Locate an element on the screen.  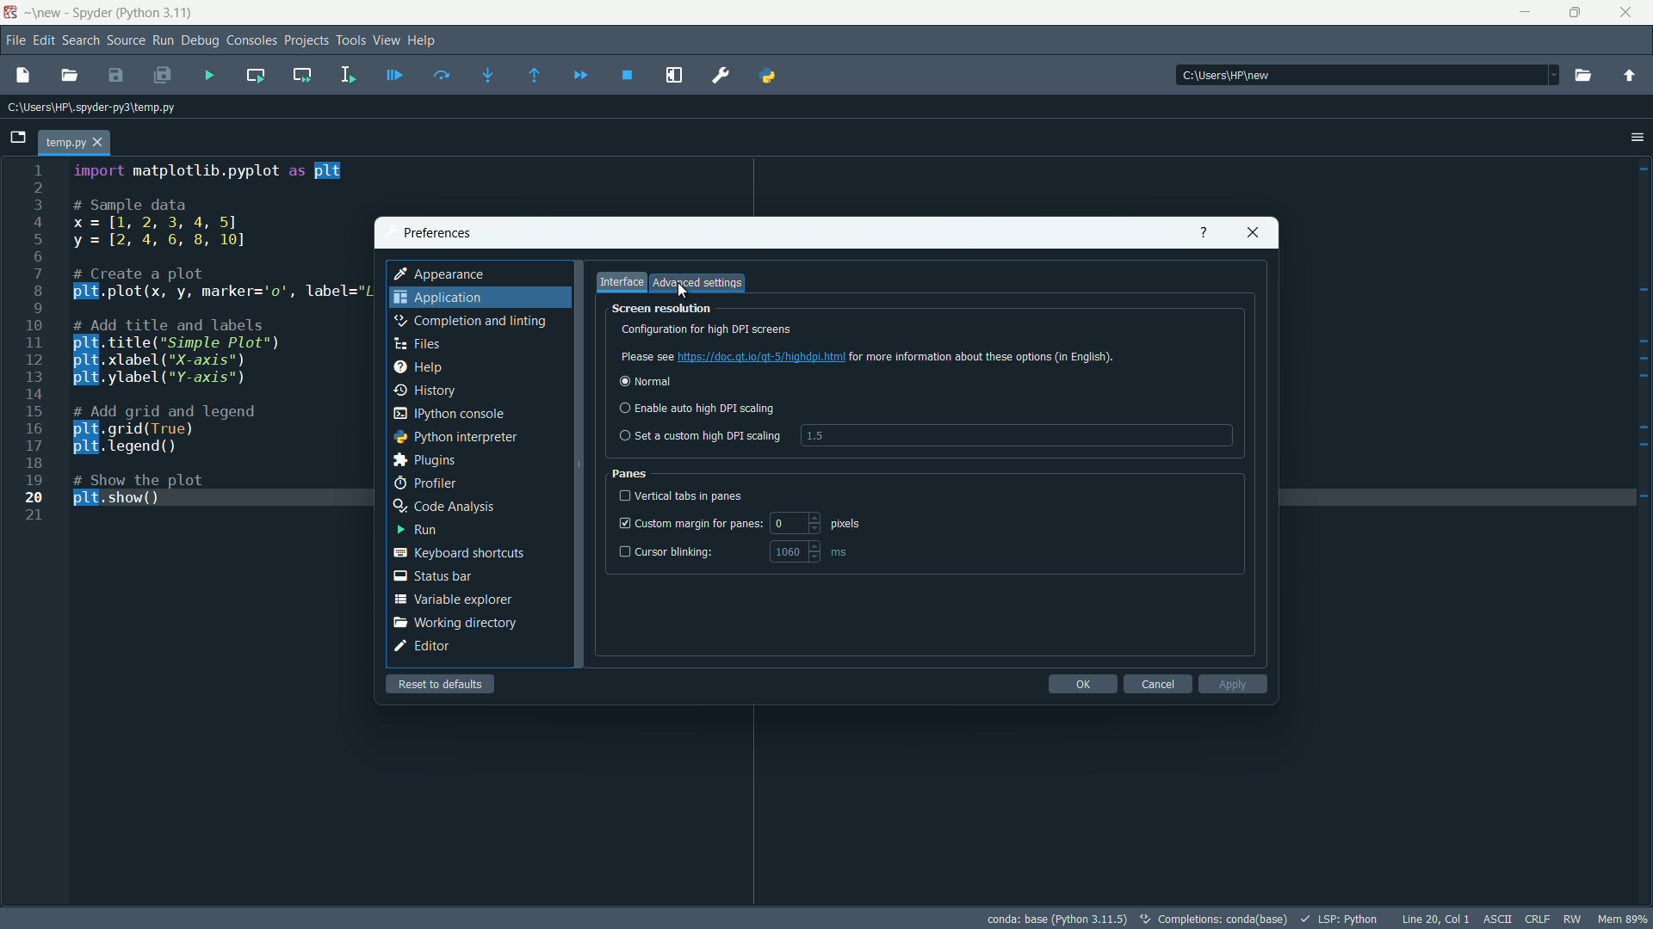
vertical tabs in panes is located at coordinates (684, 495).